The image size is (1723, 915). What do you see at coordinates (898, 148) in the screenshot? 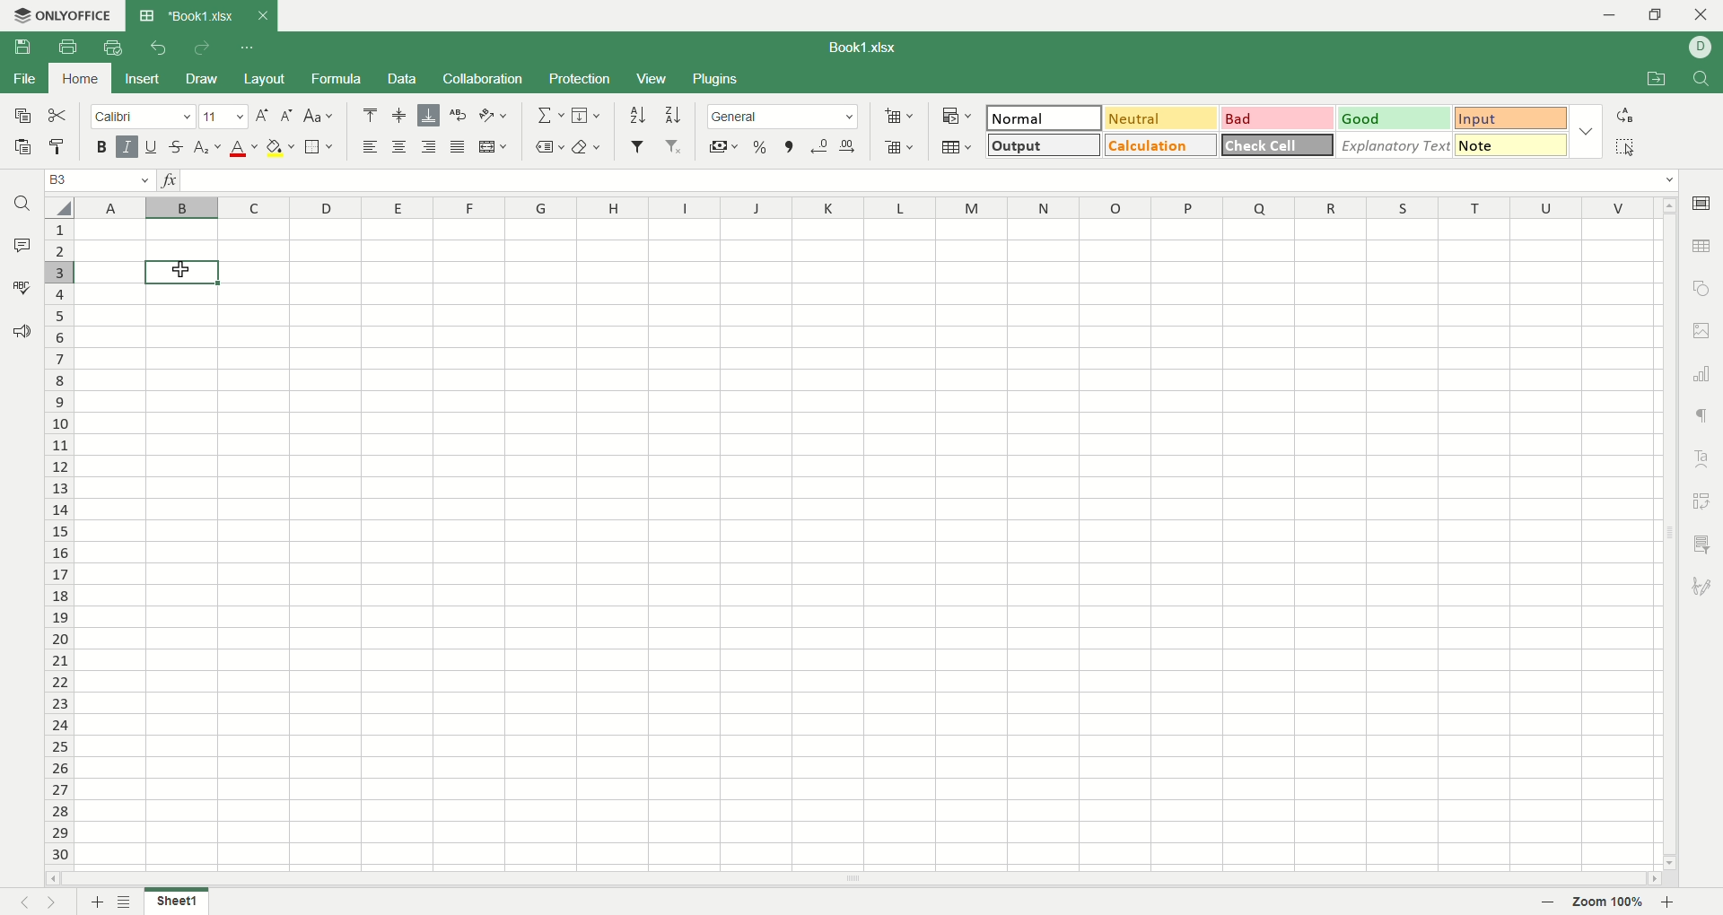
I see `delete cell` at bounding box center [898, 148].